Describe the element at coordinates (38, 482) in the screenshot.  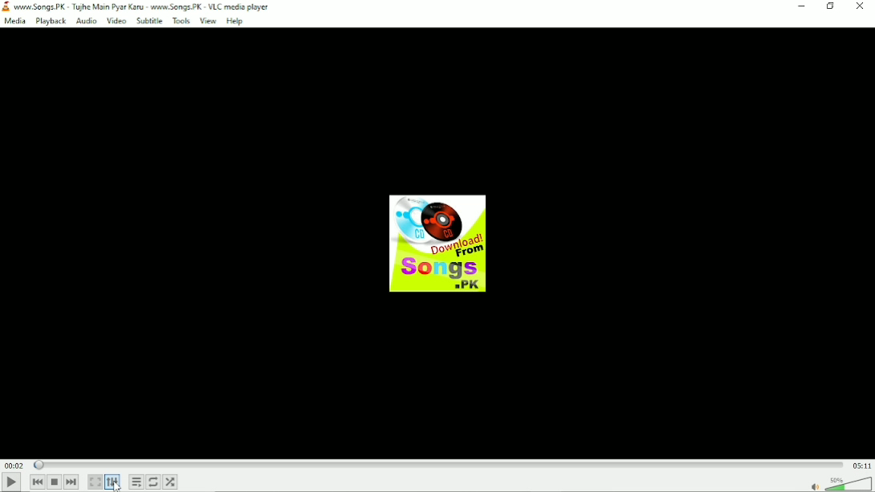
I see `Previous` at that location.